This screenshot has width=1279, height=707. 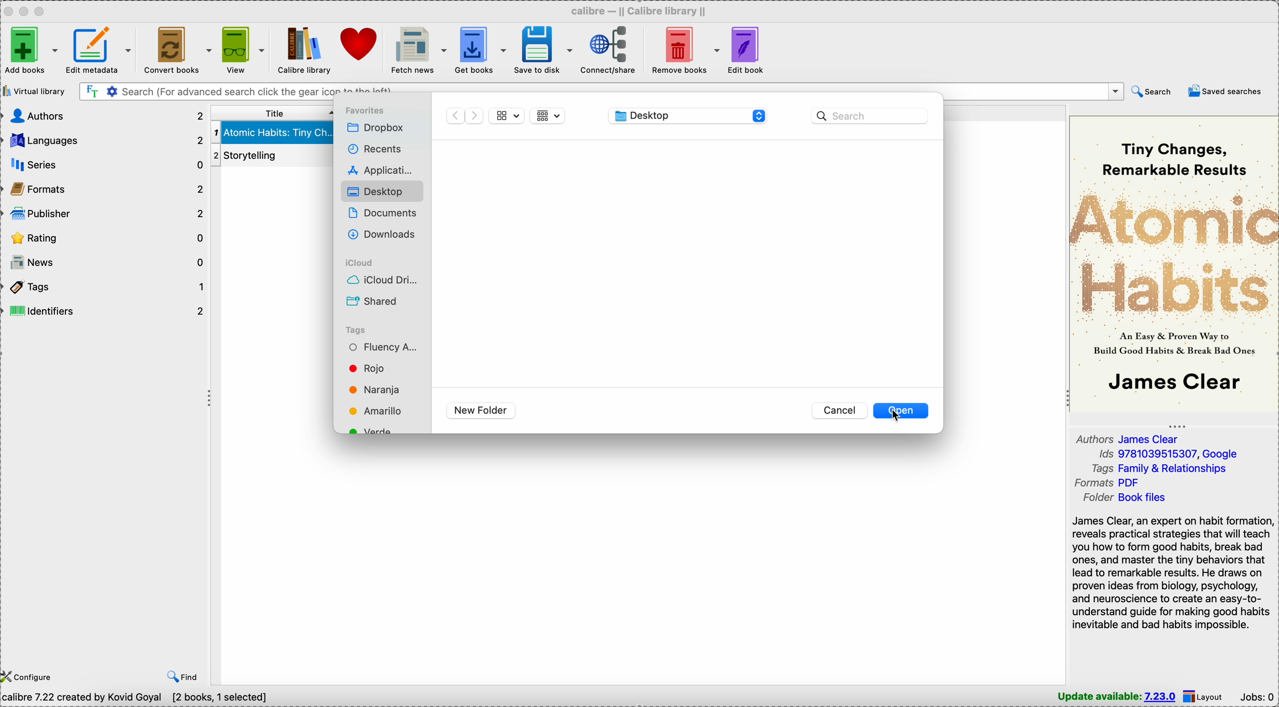 What do you see at coordinates (106, 263) in the screenshot?
I see `news` at bounding box center [106, 263].